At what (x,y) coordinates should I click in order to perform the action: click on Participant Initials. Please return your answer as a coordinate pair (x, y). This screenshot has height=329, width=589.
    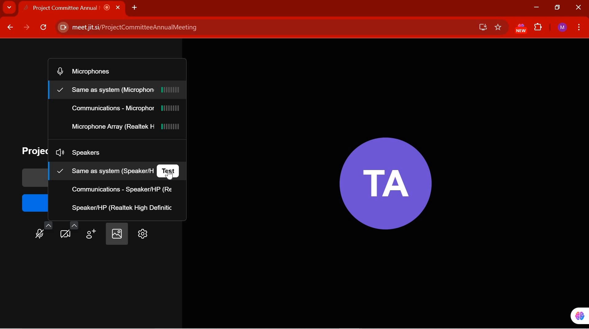
    Looking at the image, I should click on (382, 179).